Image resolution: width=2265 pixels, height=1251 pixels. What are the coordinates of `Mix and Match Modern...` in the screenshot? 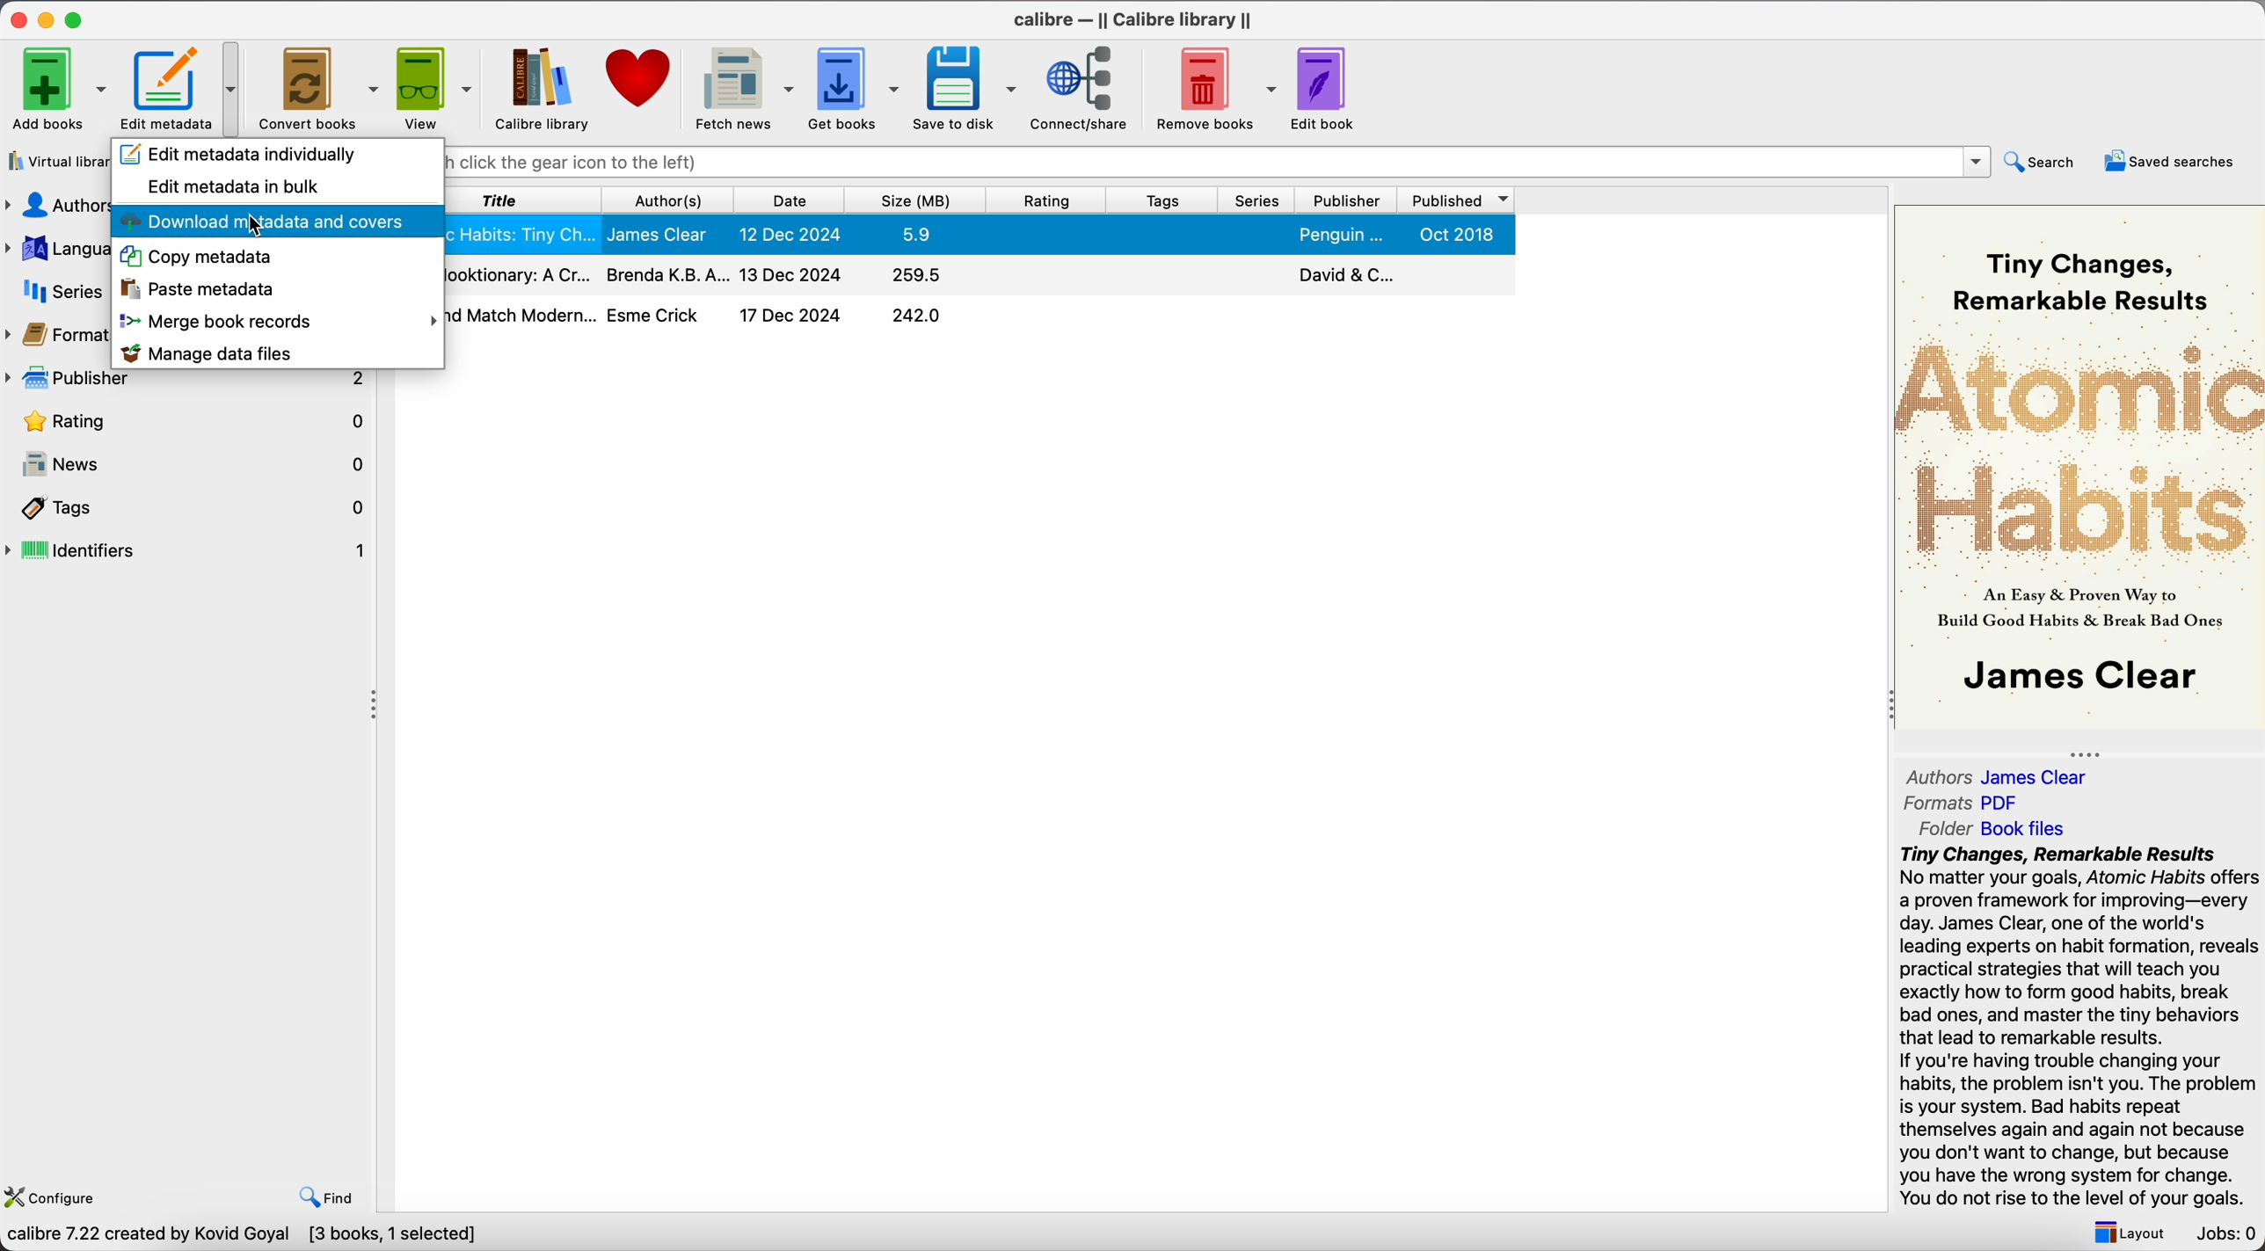 It's located at (522, 315).